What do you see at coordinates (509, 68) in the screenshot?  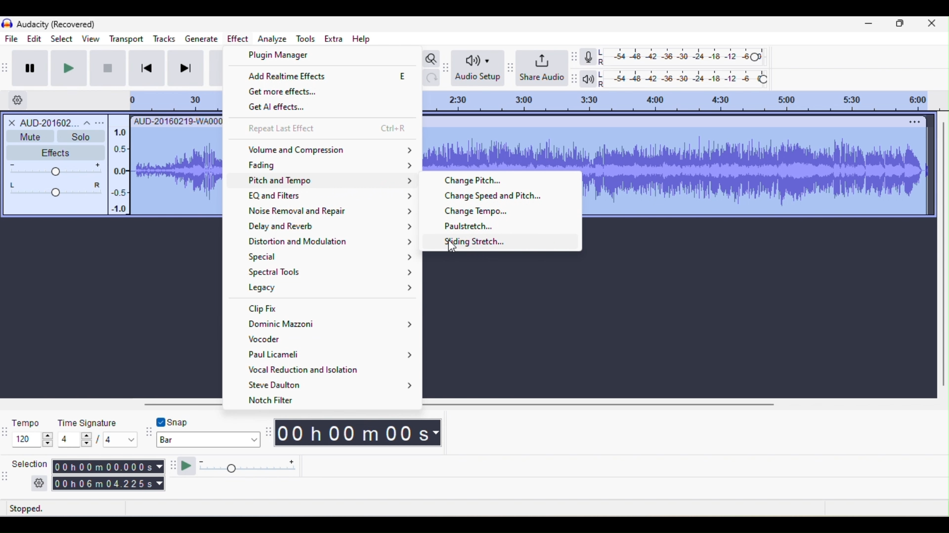 I see `audacity share audio` at bounding box center [509, 68].